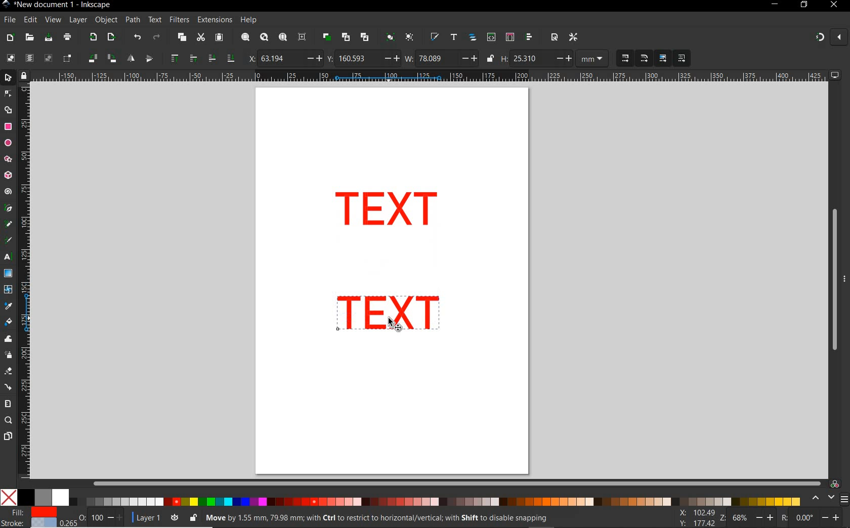 This screenshot has height=528, width=850. Describe the element at coordinates (327, 37) in the screenshot. I see `duplicate` at that location.